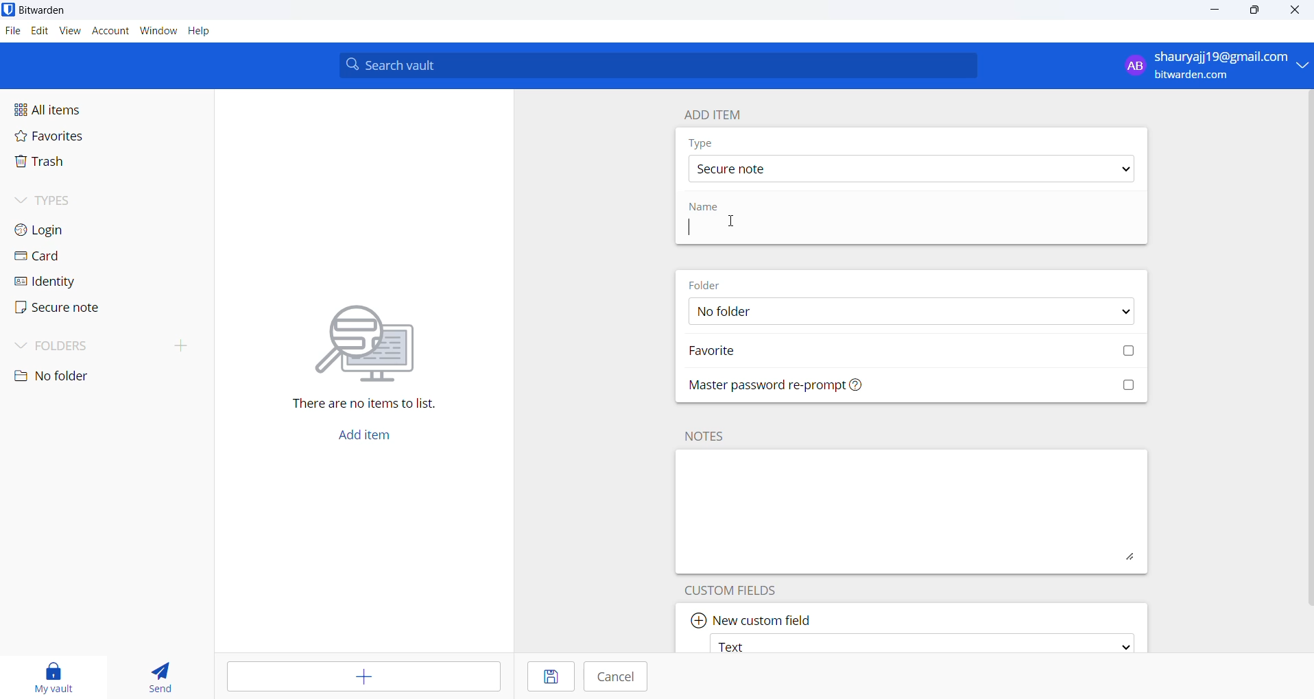  What do you see at coordinates (753, 616) in the screenshot?
I see `add new field` at bounding box center [753, 616].